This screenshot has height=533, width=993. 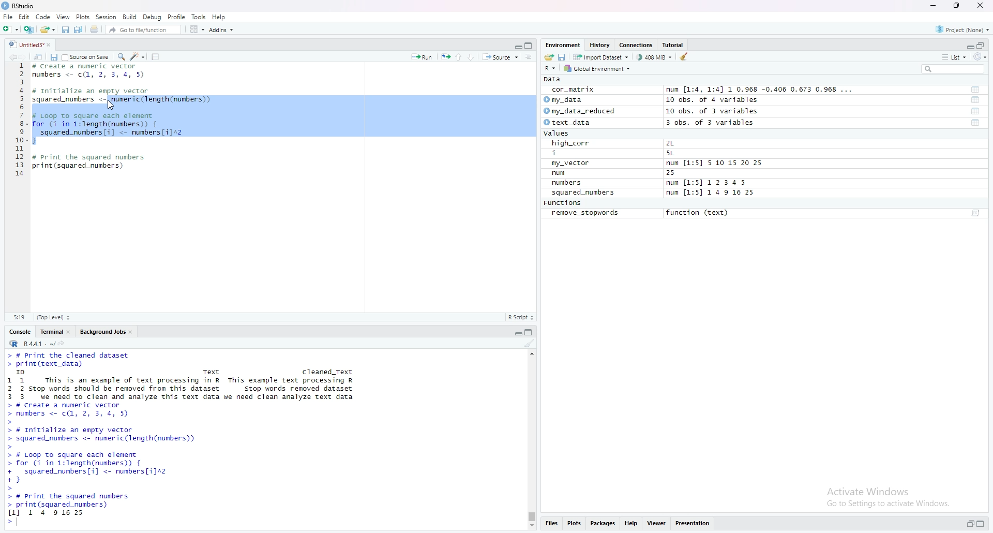 What do you see at coordinates (578, 111) in the screenshot?
I see `© my_data_reduced` at bounding box center [578, 111].